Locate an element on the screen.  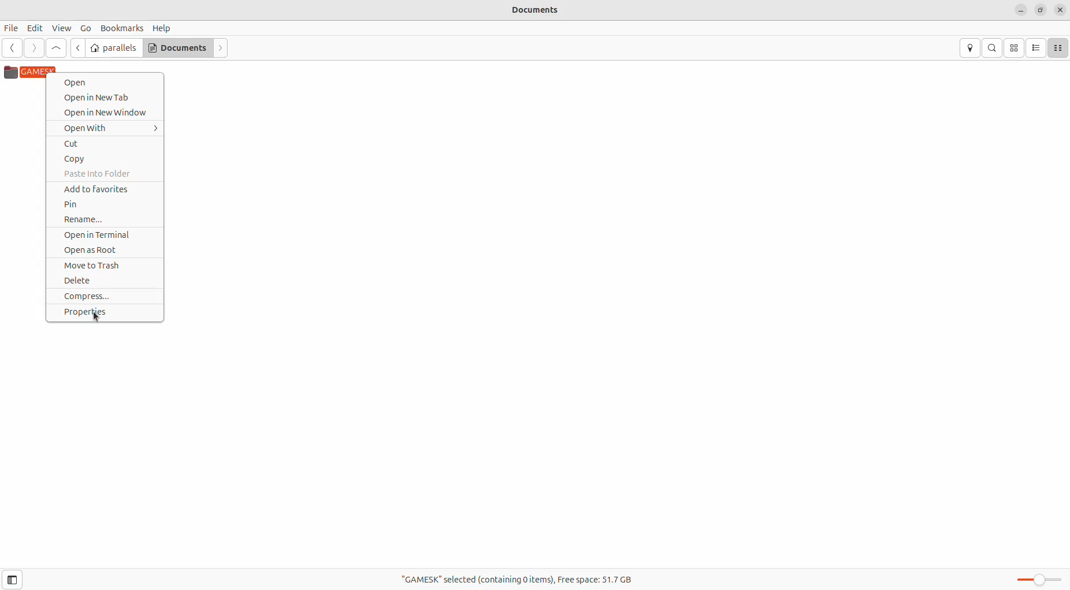
move to trash is located at coordinates (104, 266).